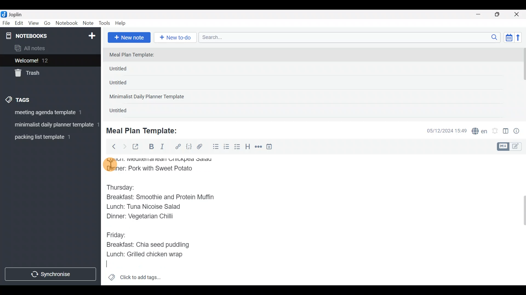 The image size is (526, 295). Describe the element at coordinates (50, 61) in the screenshot. I see `Welcome!` at that location.